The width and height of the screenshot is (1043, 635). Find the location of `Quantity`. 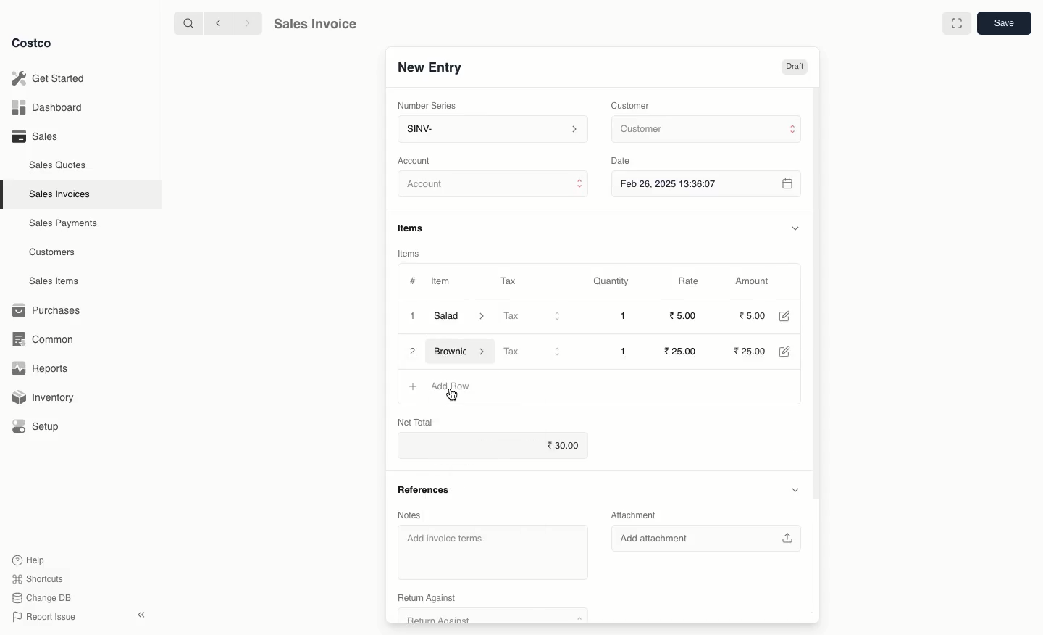

Quantity is located at coordinates (610, 282).